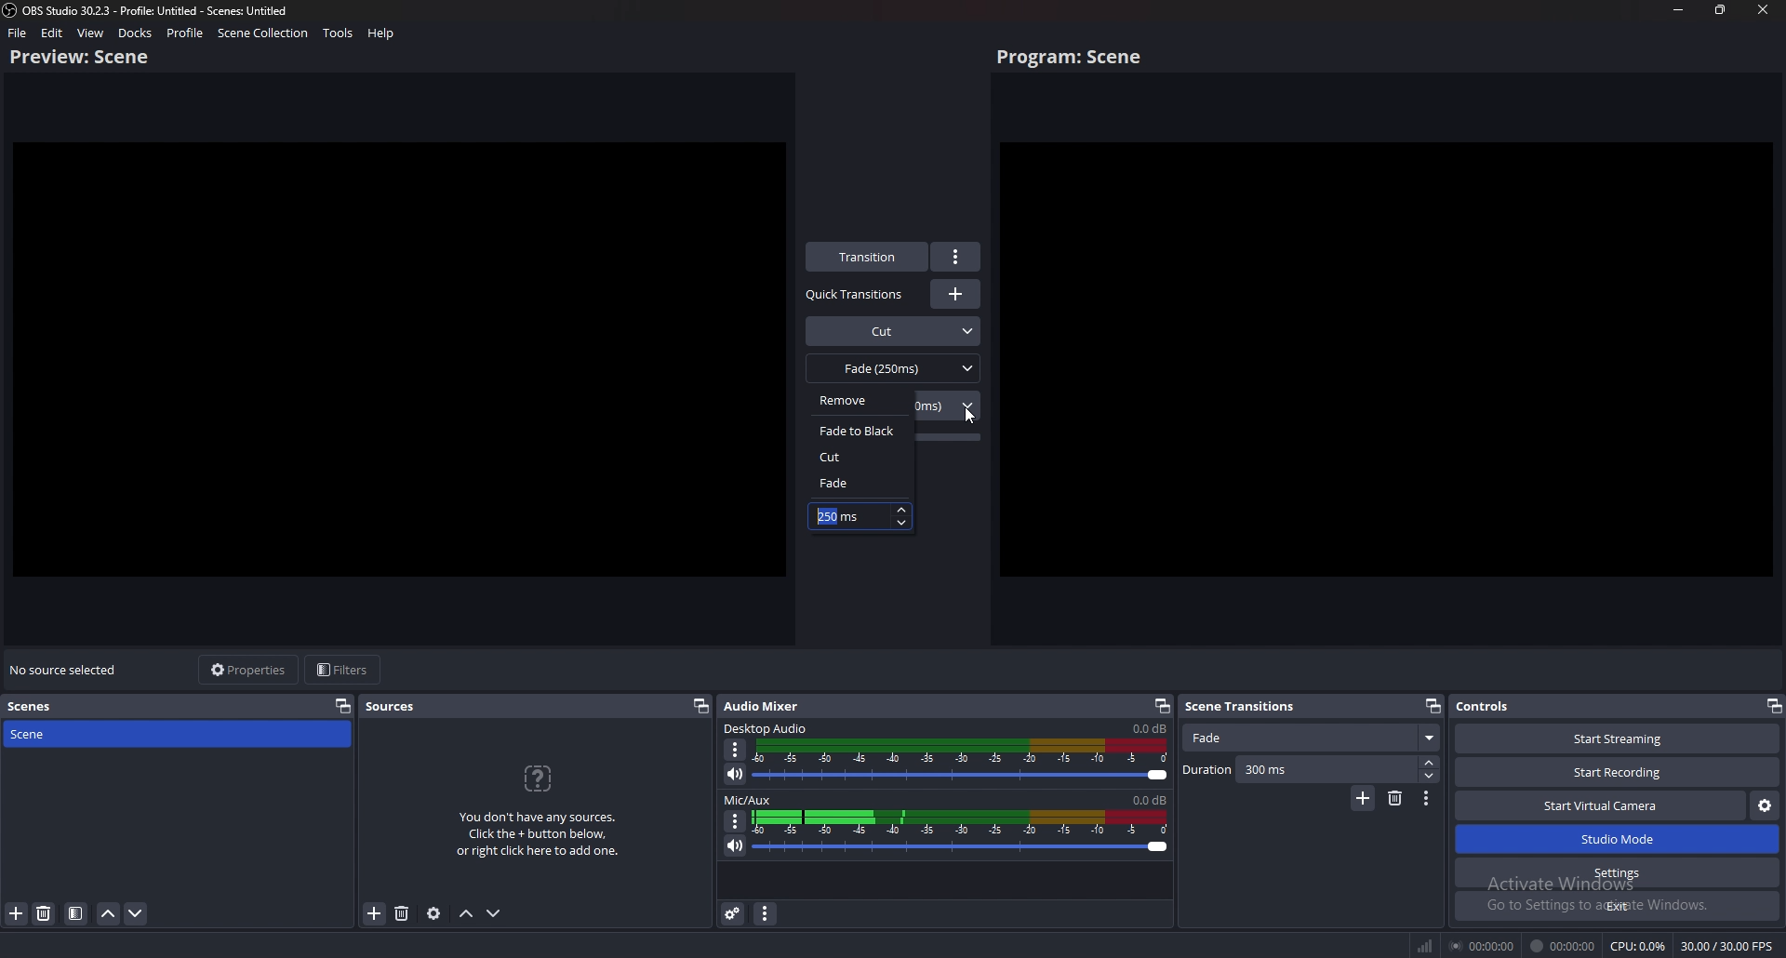  What do you see at coordinates (374, 913) in the screenshot?
I see `add source` at bounding box center [374, 913].